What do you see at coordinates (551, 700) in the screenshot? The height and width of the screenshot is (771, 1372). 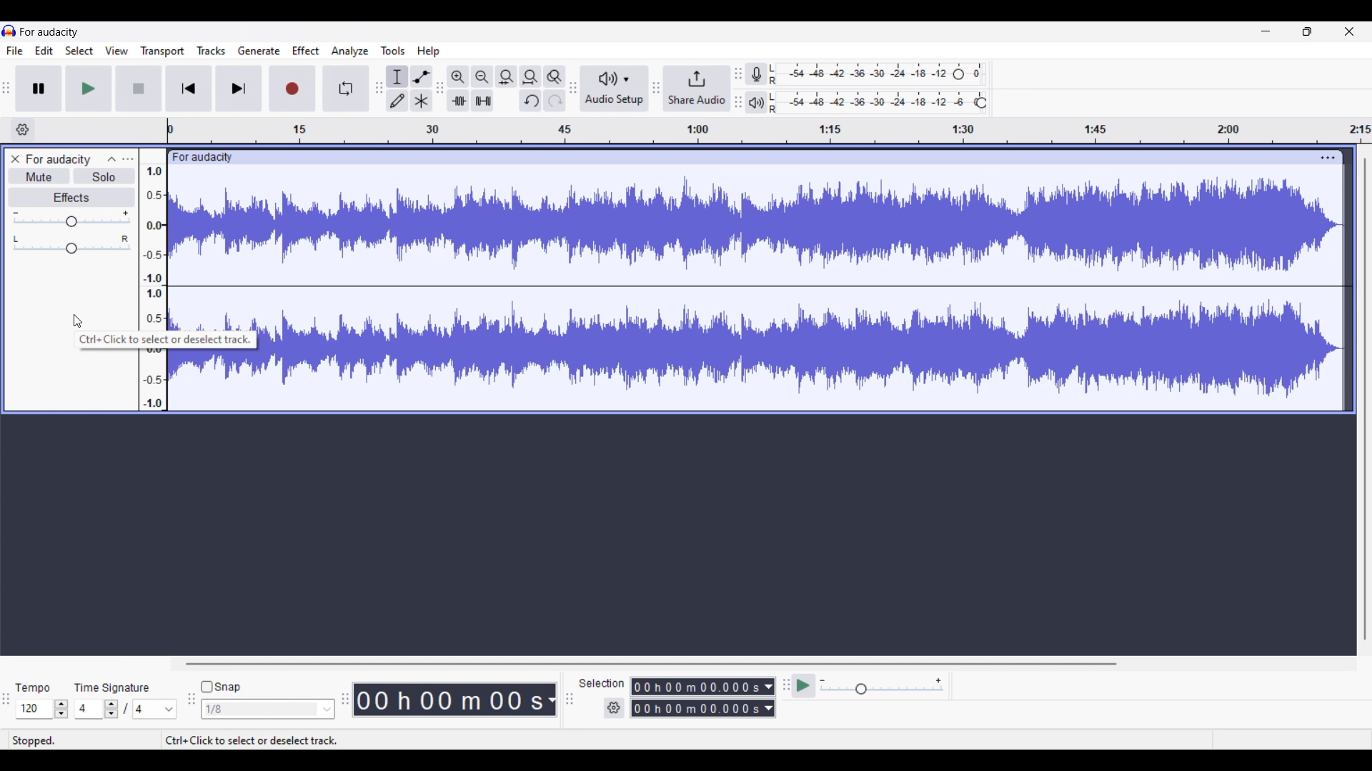 I see `Duration measurement options` at bounding box center [551, 700].